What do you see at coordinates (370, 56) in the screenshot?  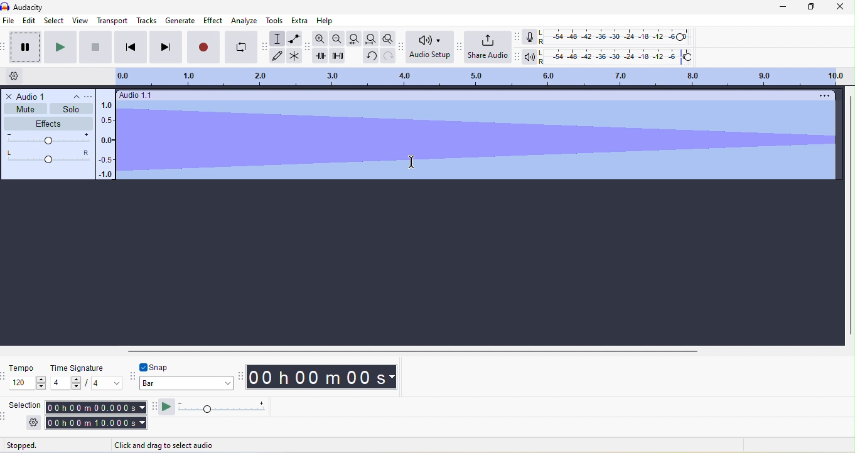 I see `undo` at bounding box center [370, 56].